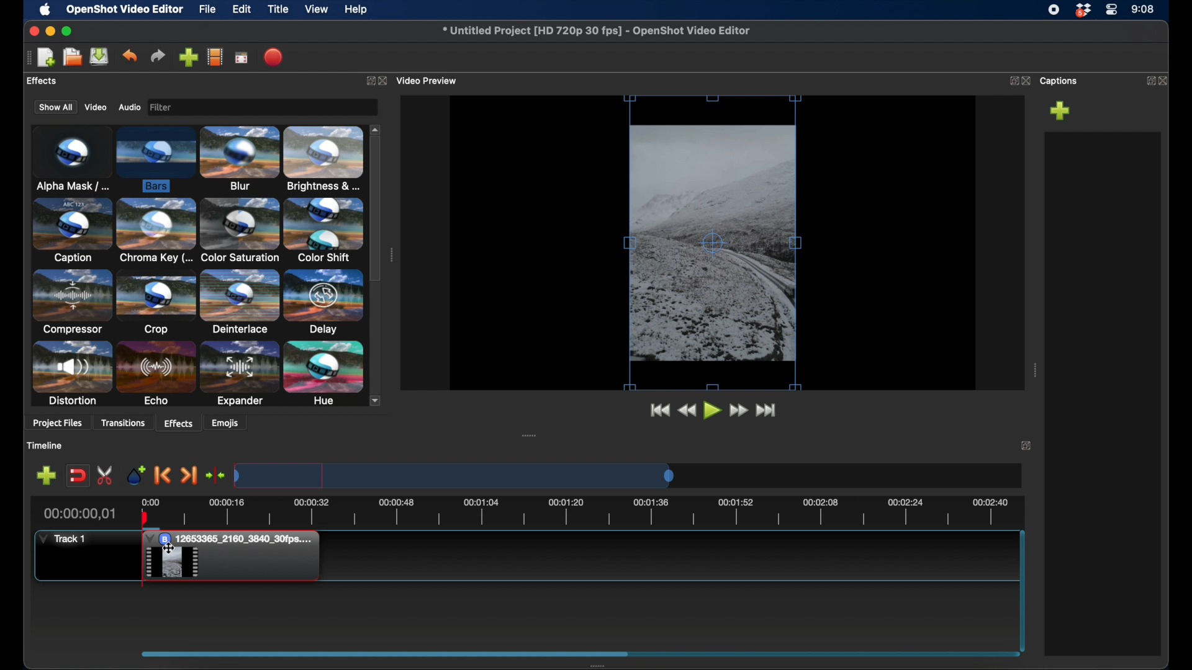 This screenshot has height=670, width=1192. What do you see at coordinates (158, 56) in the screenshot?
I see `redo` at bounding box center [158, 56].